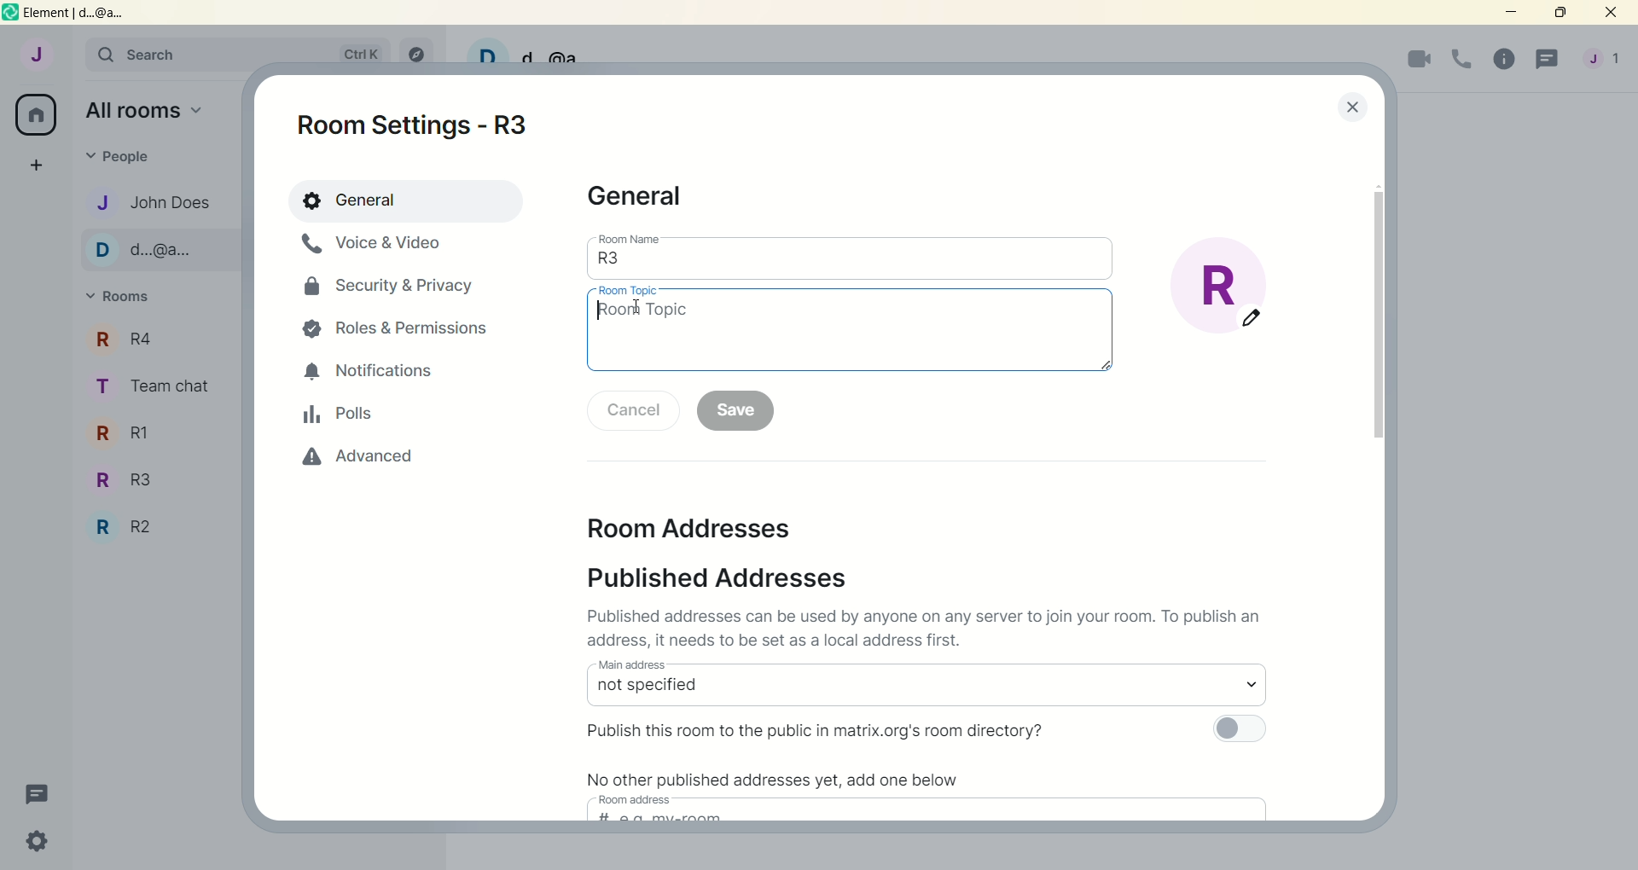  Describe the element at coordinates (637, 197) in the screenshot. I see `general` at that location.